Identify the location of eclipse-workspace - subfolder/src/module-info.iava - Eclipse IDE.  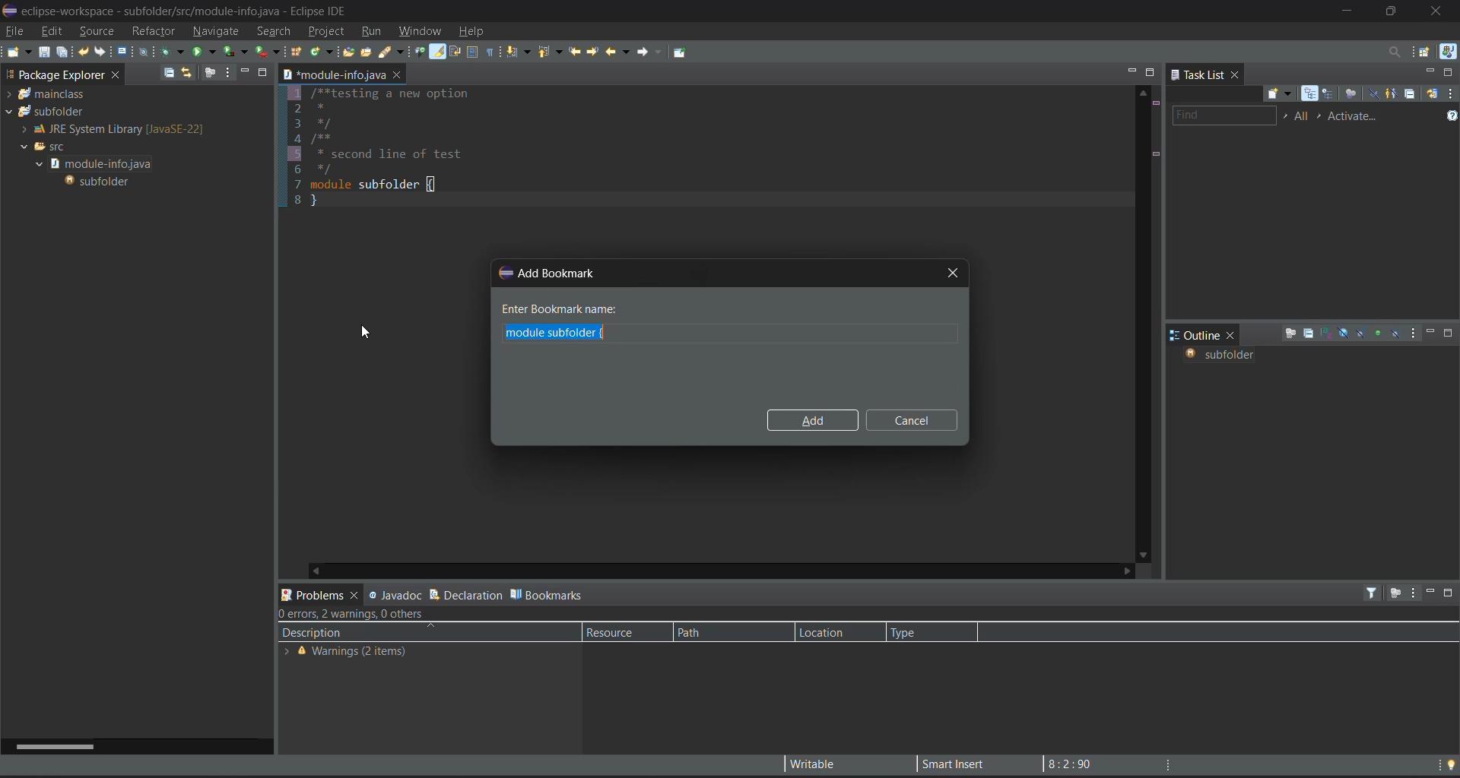
(190, 10).